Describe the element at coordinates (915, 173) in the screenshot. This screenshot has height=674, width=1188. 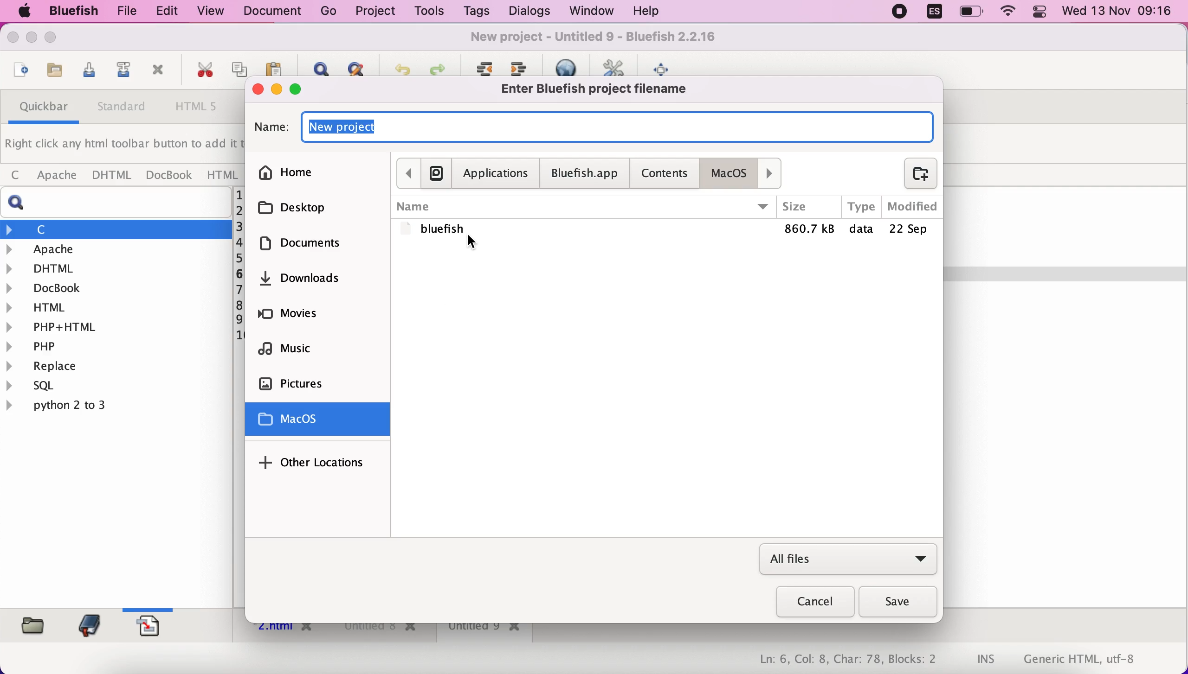
I see `create folder` at that location.